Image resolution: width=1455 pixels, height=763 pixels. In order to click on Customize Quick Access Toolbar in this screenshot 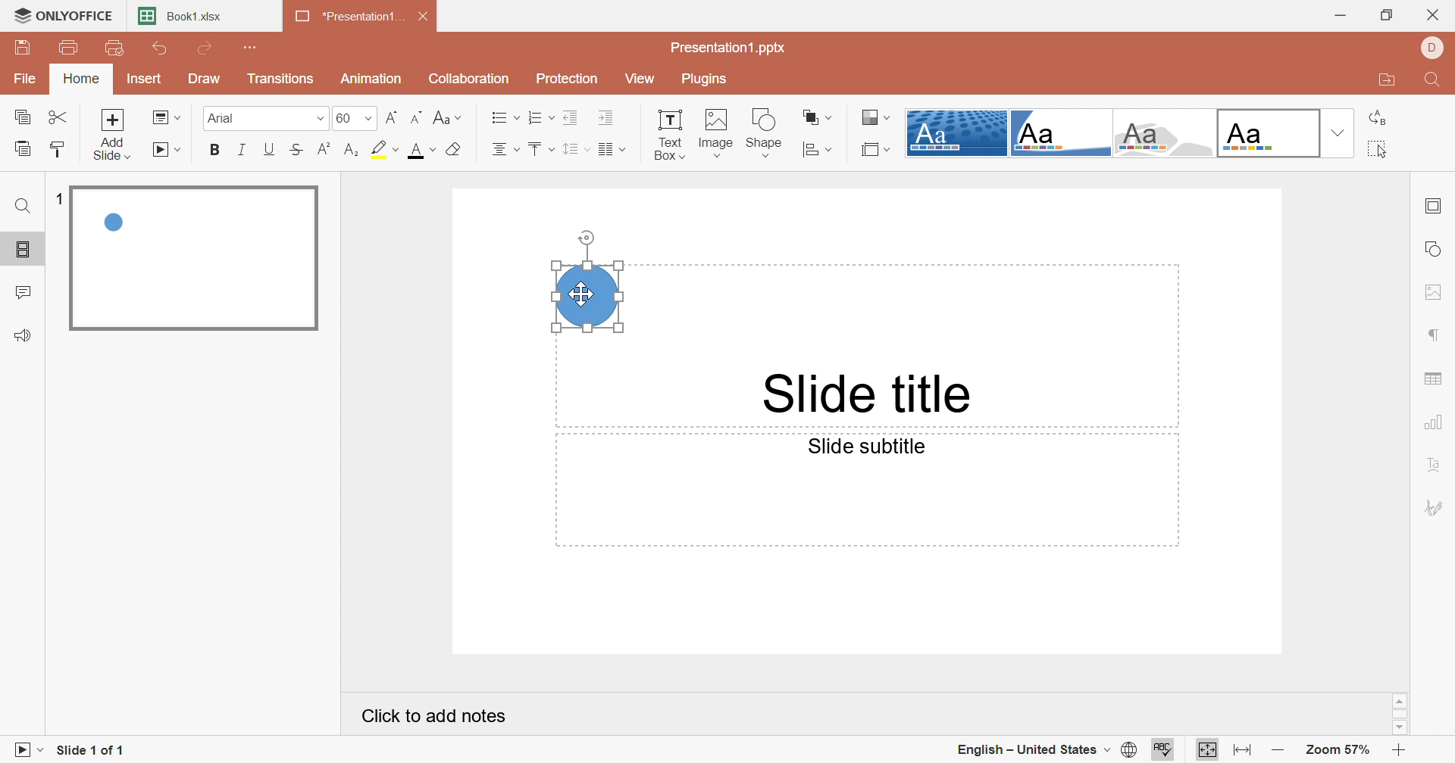, I will do `click(252, 47)`.